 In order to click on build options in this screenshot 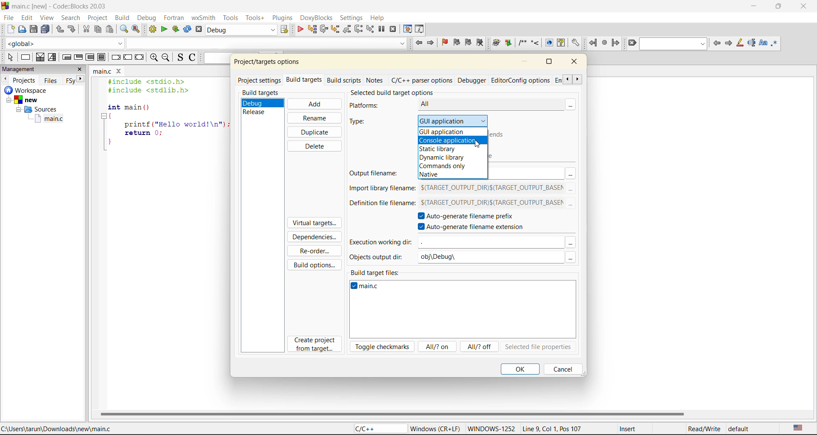, I will do `click(316, 263)`.